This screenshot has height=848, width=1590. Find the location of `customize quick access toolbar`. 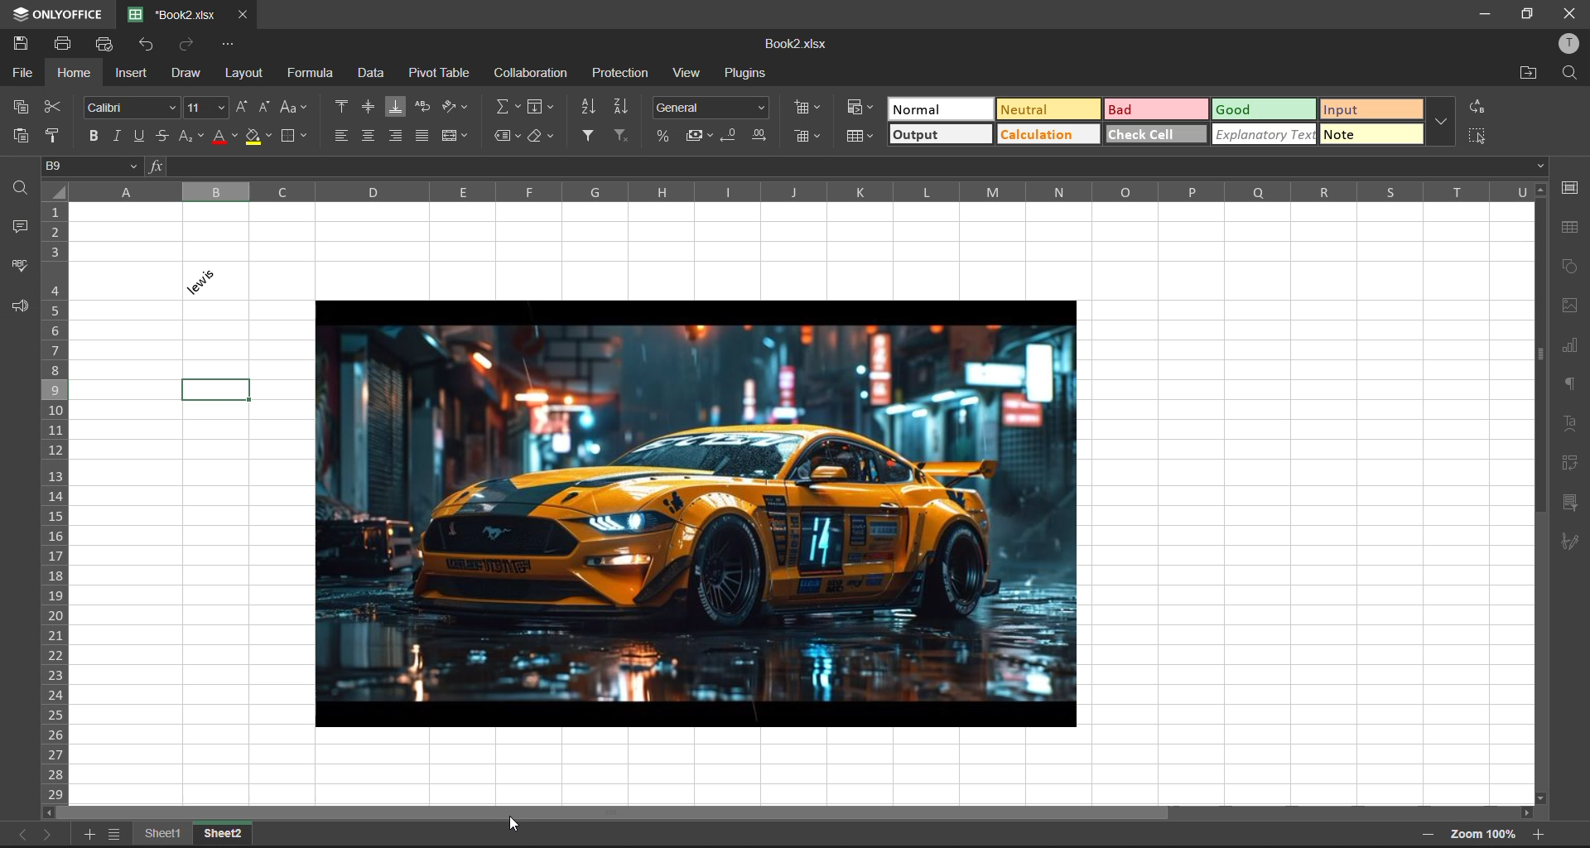

customize quick access toolbar is located at coordinates (234, 48).